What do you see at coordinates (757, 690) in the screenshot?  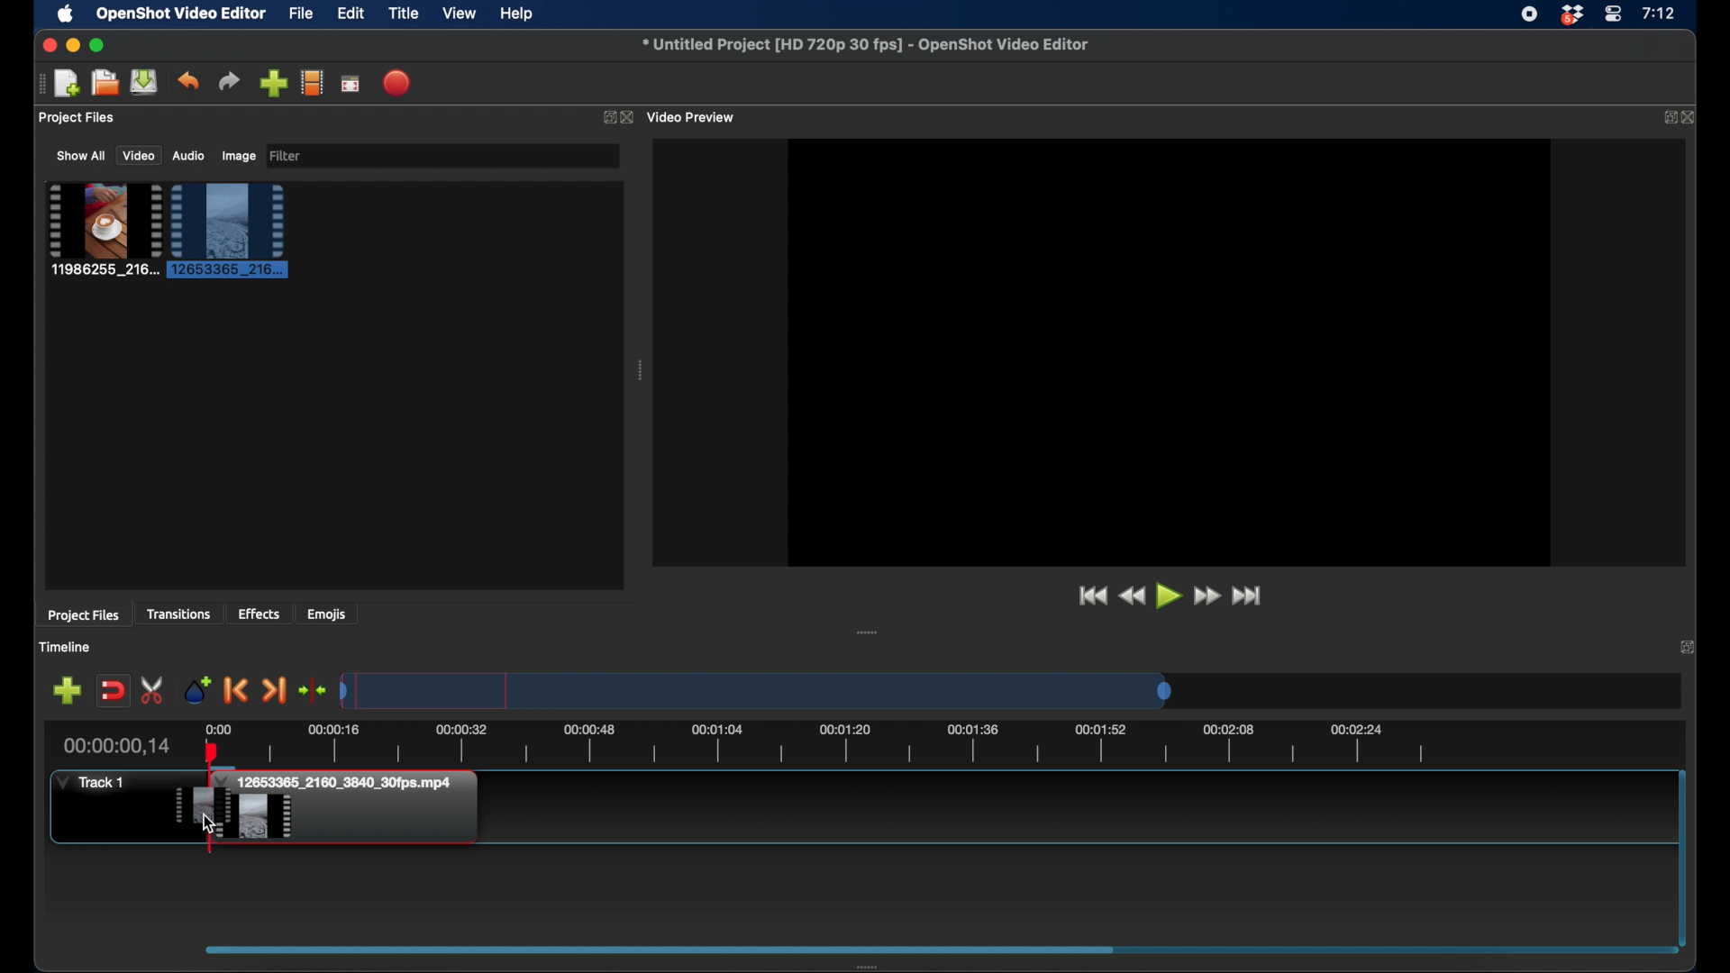 I see `timeline scale` at bounding box center [757, 690].